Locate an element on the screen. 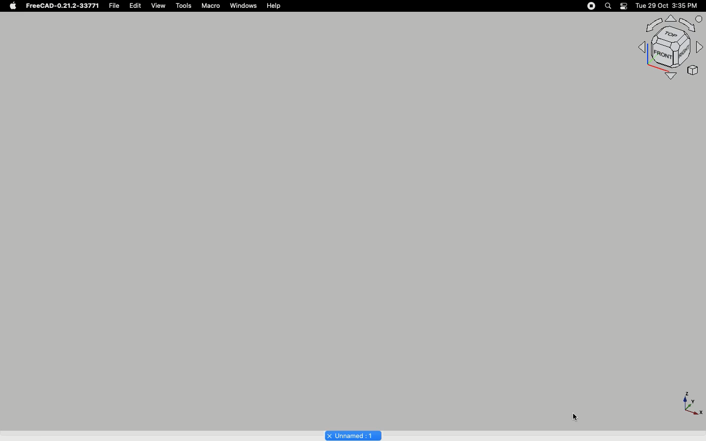  axiis - X,Y,Z is located at coordinates (691, 402).